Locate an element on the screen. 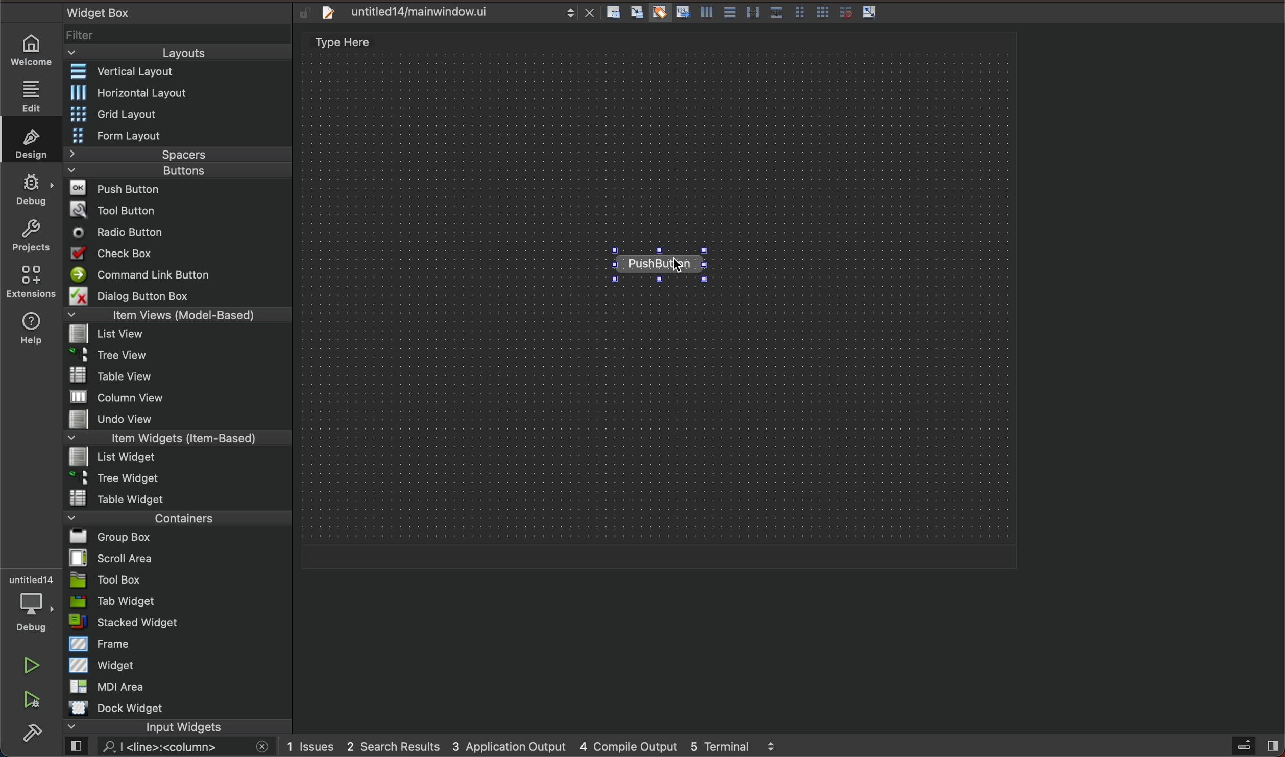 Image resolution: width=1285 pixels, height=757 pixels. WELCOME is located at coordinates (32, 52).